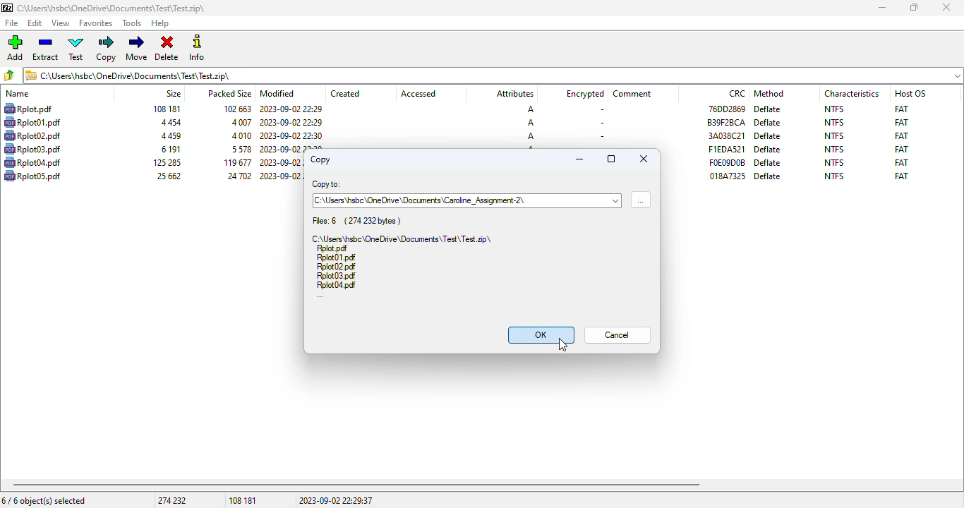 This screenshot has height=508, width=964. Describe the element at coordinates (531, 147) in the screenshot. I see `A` at that location.